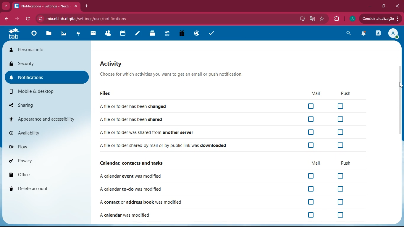 This screenshot has width=404, height=227. What do you see at coordinates (340, 175) in the screenshot?
I see `off` at bounding box center [340, 175].